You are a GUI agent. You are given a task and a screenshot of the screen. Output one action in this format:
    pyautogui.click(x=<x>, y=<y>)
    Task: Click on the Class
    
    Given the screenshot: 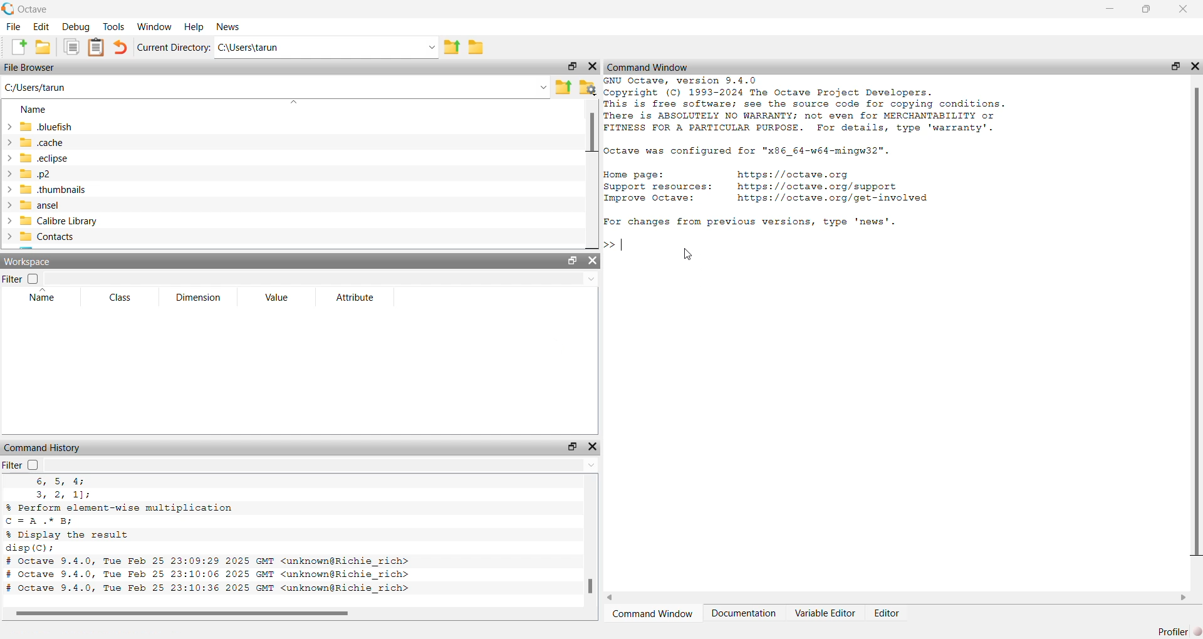 What is the action you would take?
    pyautogui.click(x=122, y=297)
    